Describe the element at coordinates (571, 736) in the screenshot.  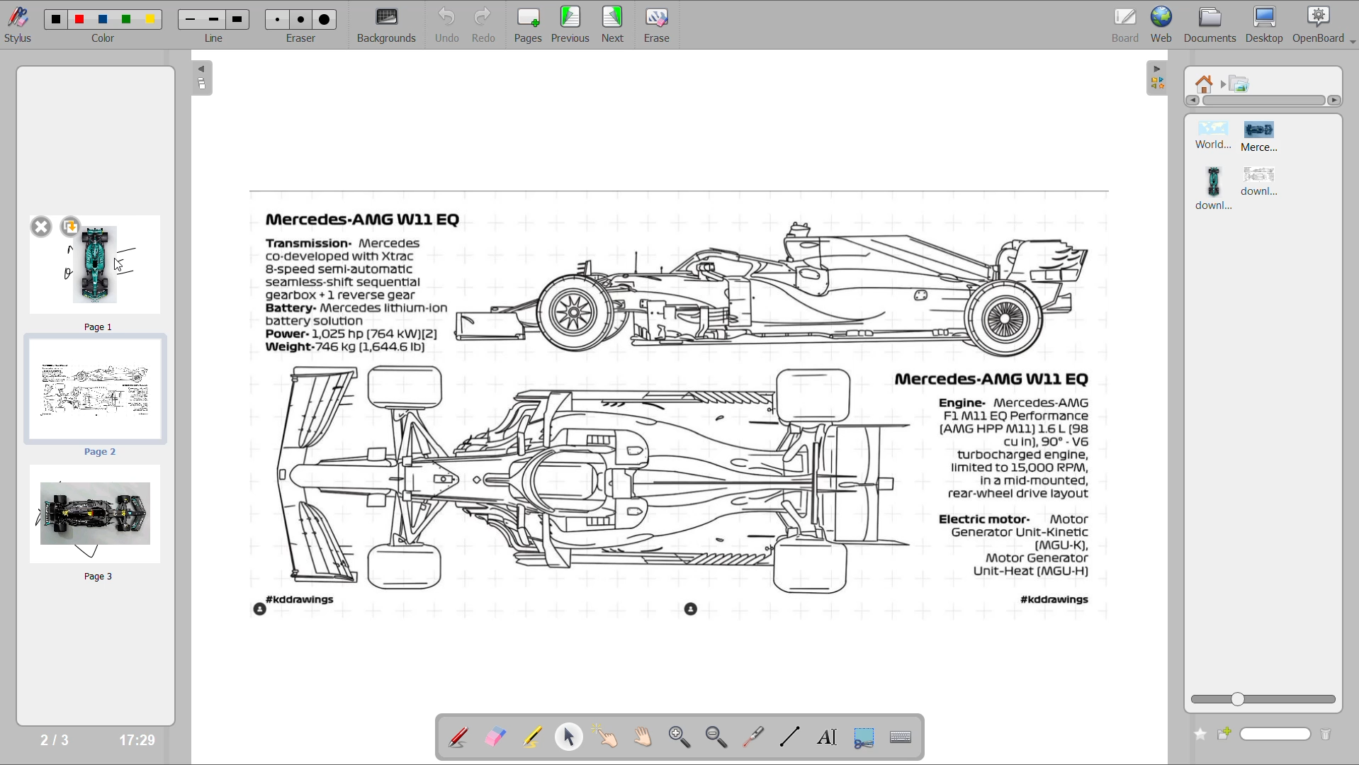
I see `select and modify objects` at that location.